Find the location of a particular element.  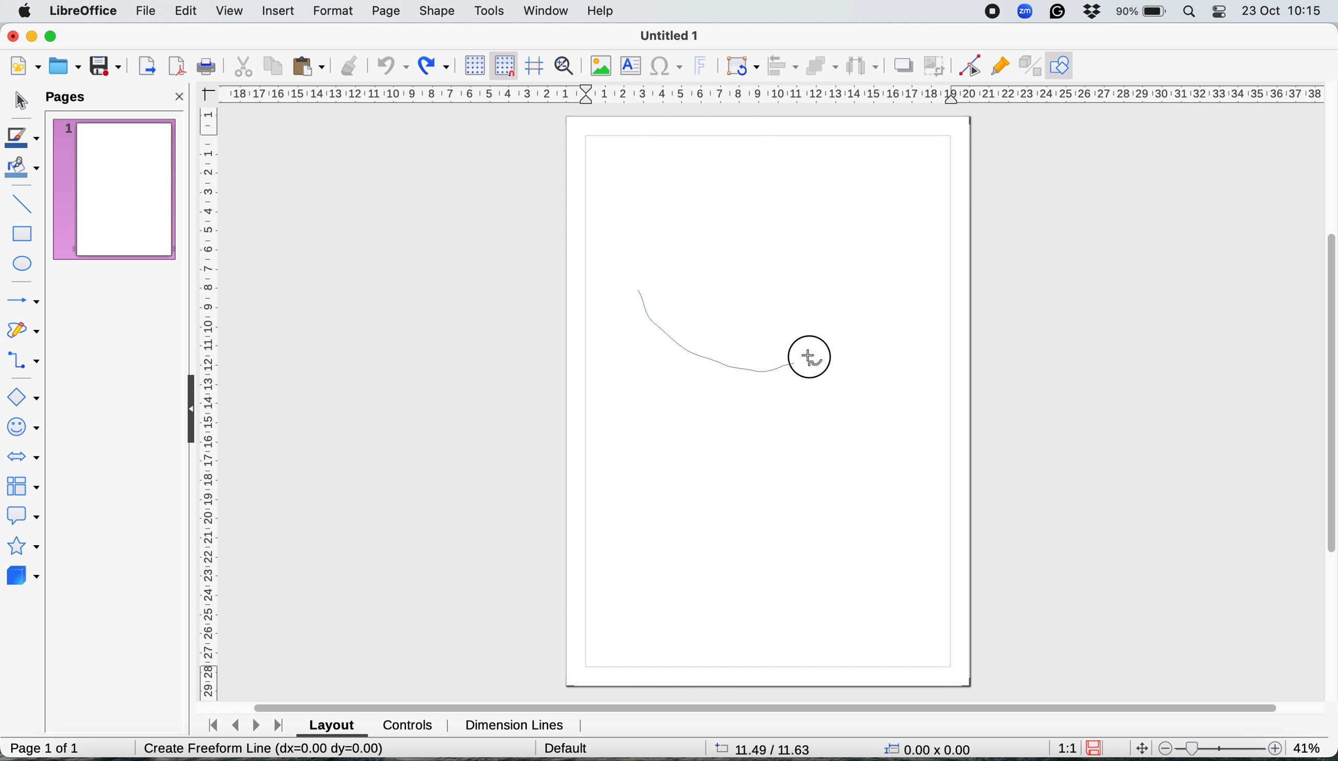

battery is located at coordinates (1142, 13).